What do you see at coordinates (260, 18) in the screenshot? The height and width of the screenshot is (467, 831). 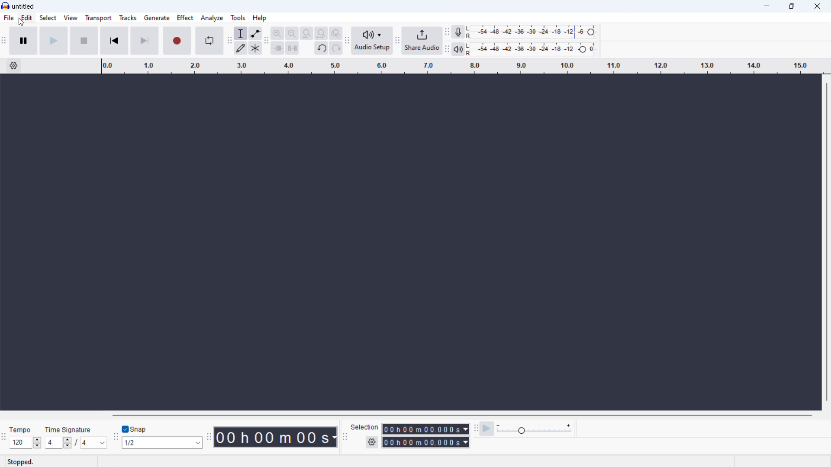 I see `help` at bounding box center [260, 18].